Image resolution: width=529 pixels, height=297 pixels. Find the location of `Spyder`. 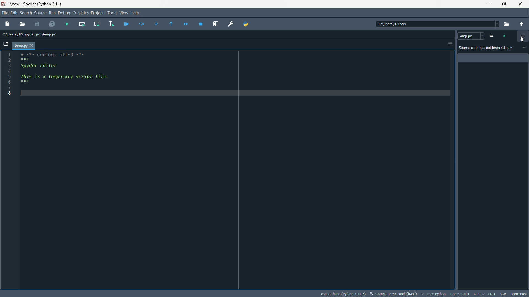

Spyder is located at coordinates (29, 4).